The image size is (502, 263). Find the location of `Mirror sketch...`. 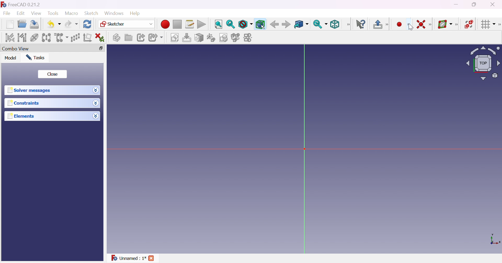

Mirror sketch... is located at coordinates (248, 38).